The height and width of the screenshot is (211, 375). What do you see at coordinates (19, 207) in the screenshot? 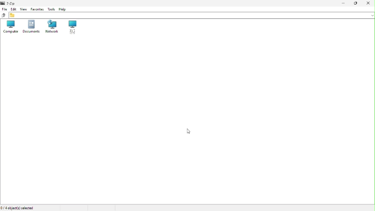
I see `Four objects selected` at bounding box center [19, 207].